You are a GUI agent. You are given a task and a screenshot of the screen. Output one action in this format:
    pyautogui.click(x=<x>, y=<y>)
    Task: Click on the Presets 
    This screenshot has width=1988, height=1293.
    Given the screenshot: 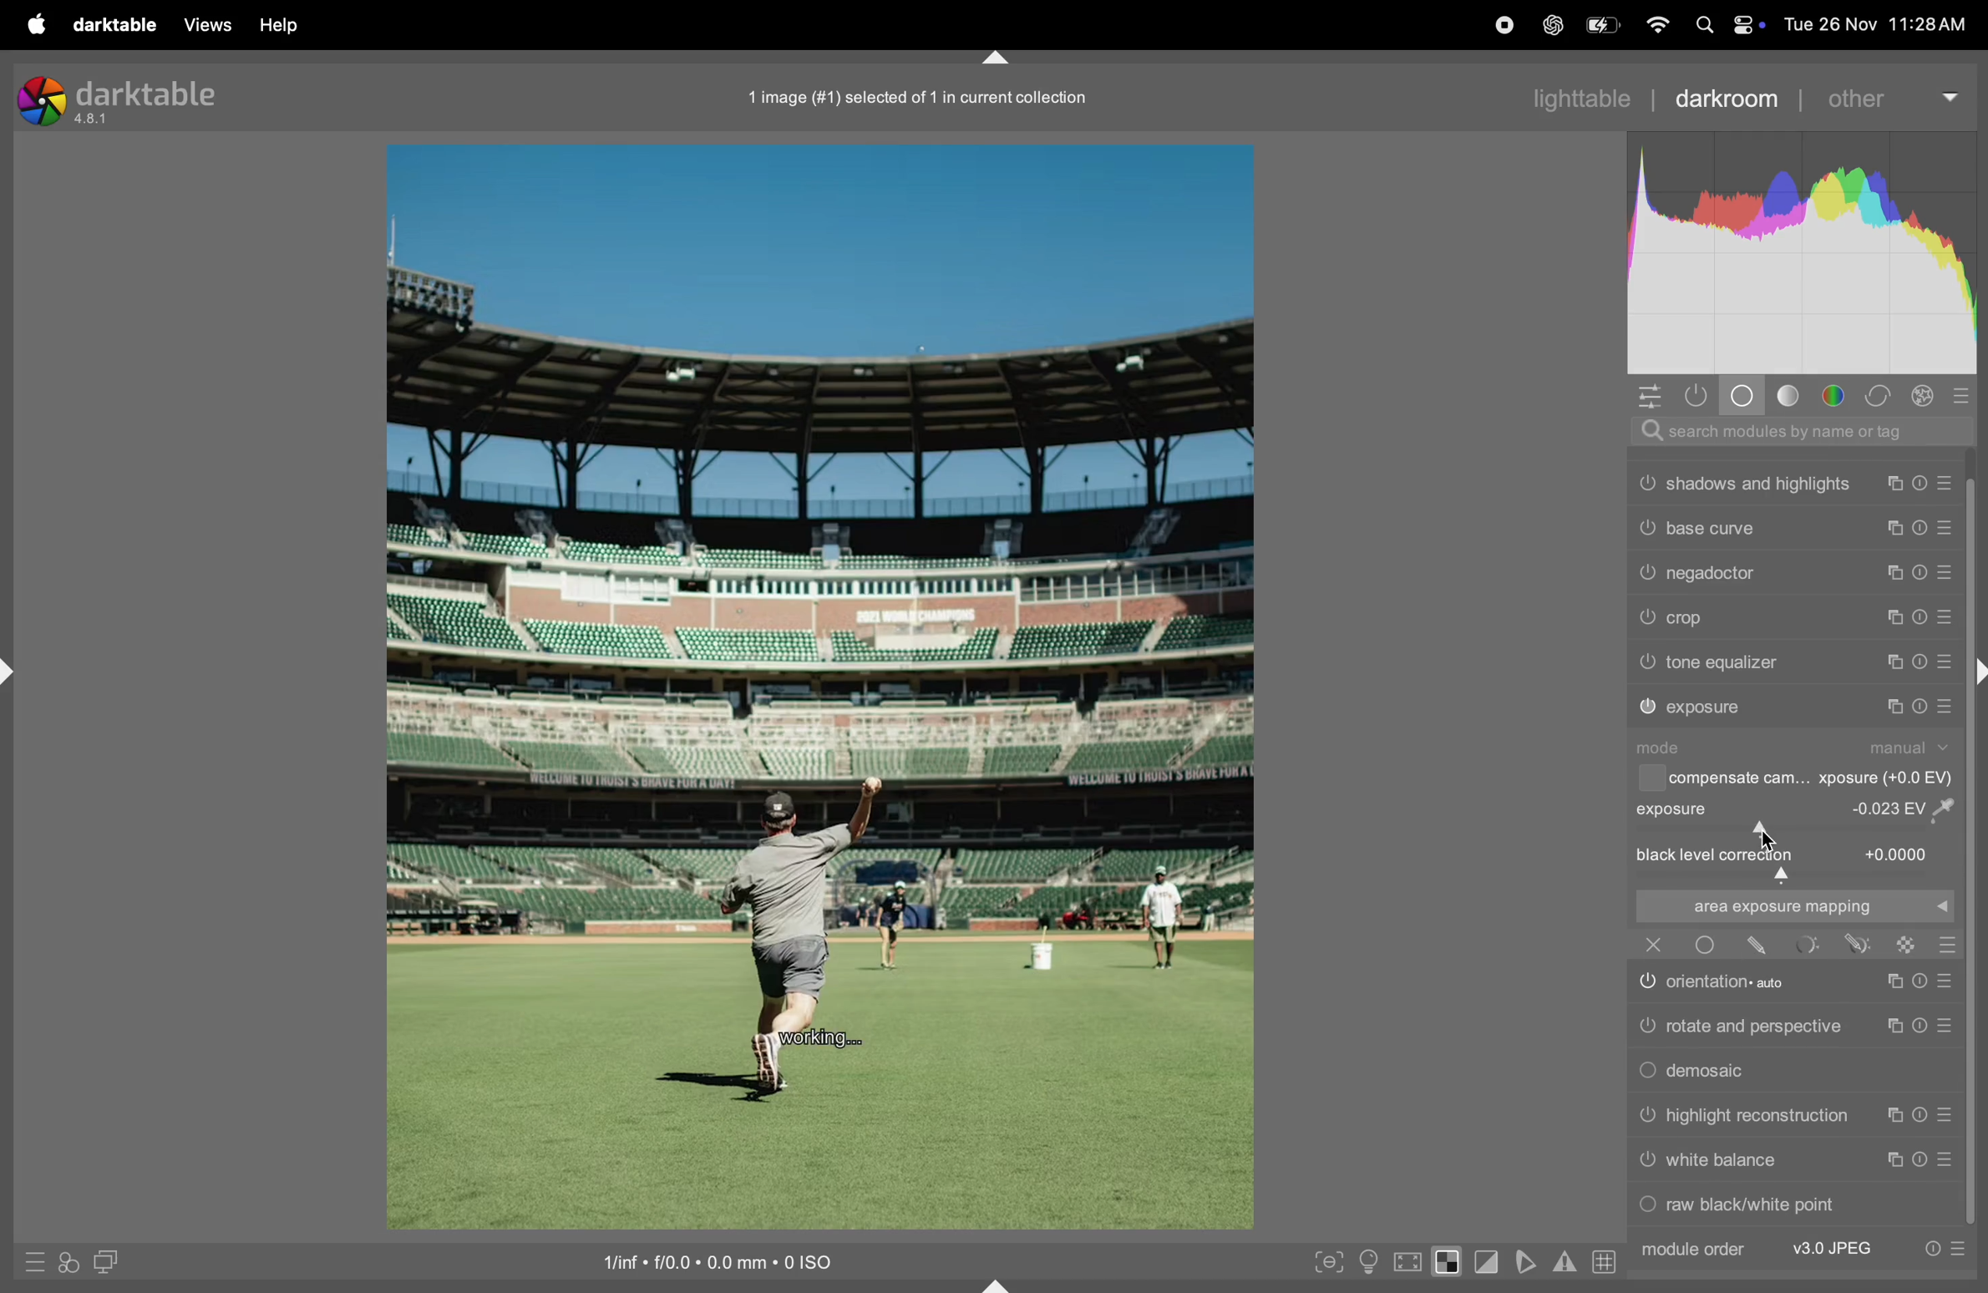 What is the action you would take?
    pyautogui.click(x=1946, y=707)
    